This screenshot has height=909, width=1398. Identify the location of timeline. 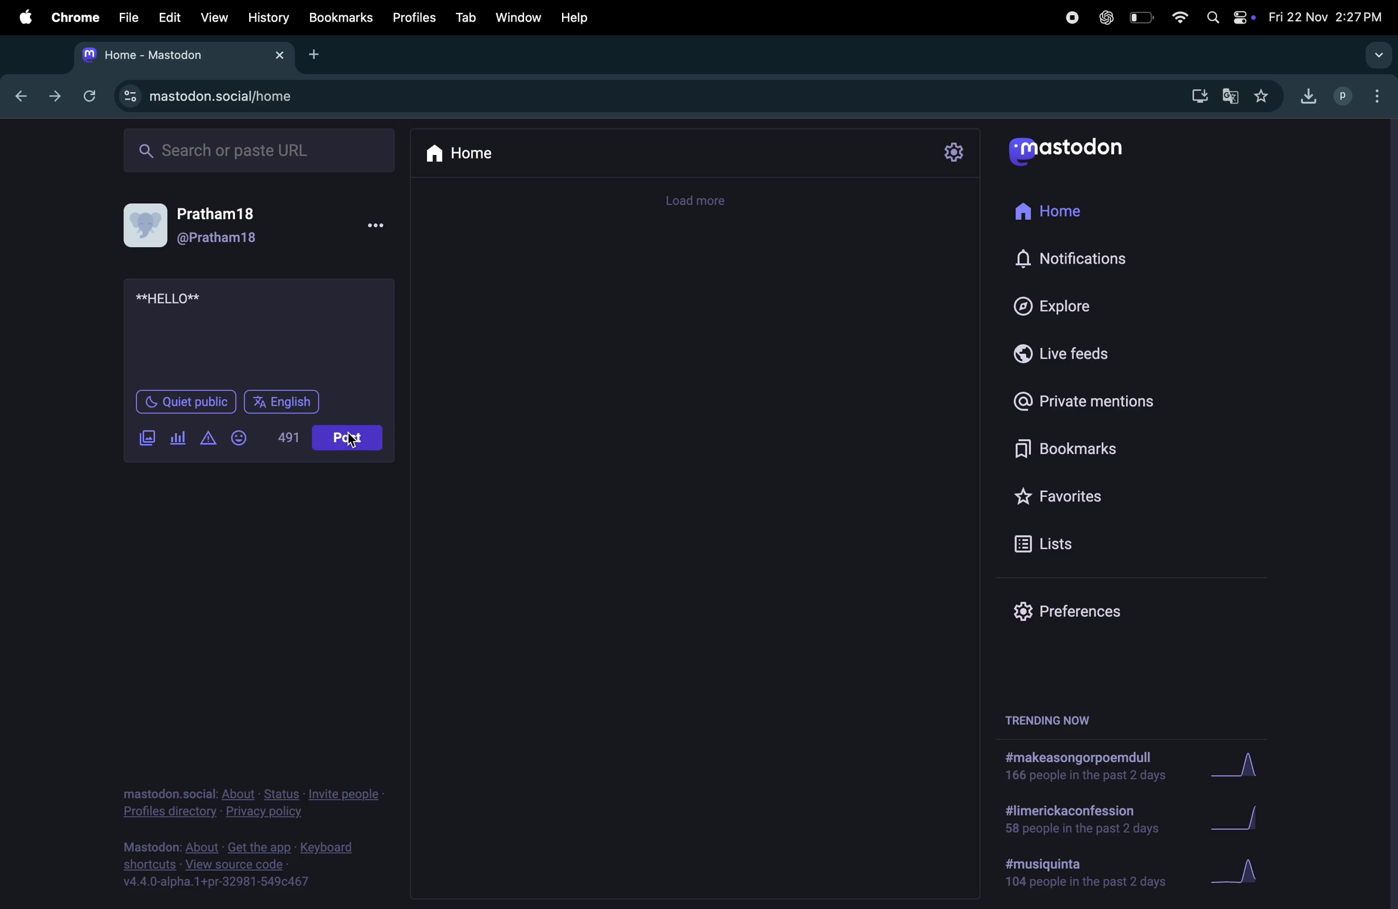
(708, 202).